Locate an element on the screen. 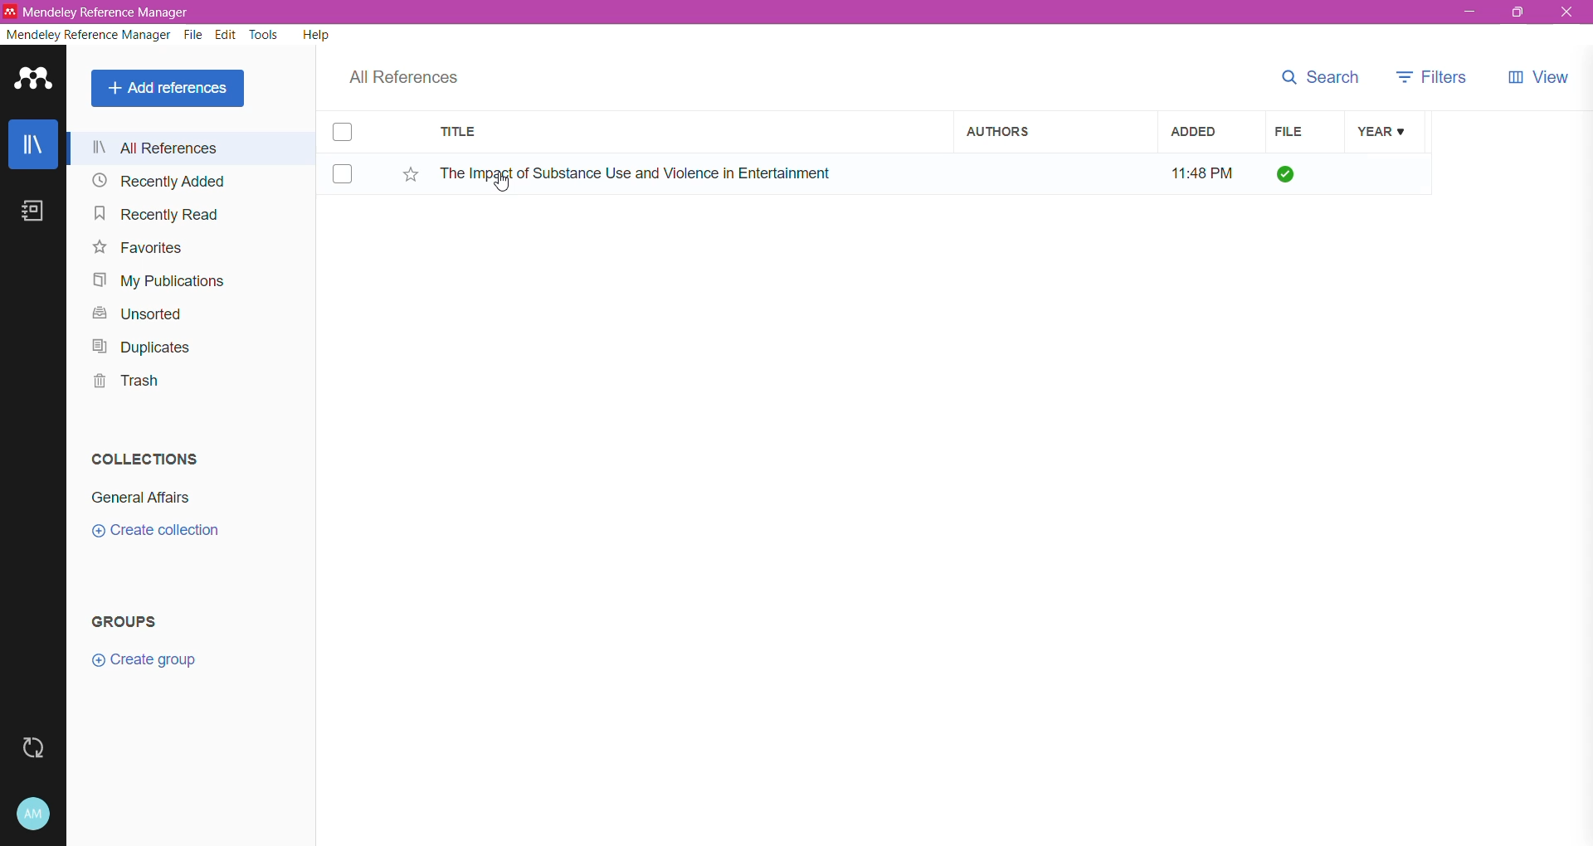  Click to Create Group is located at coordinates (148, 659).